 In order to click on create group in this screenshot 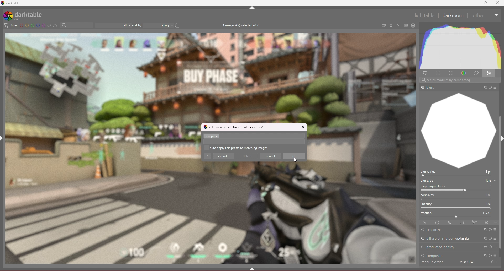, I will do `click(384, 25)`.